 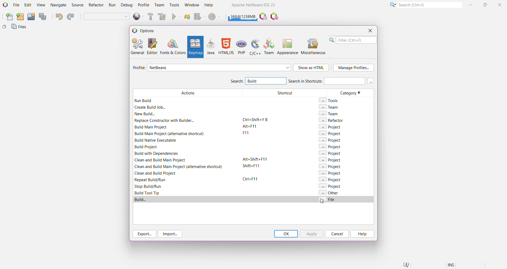 What do you see at coordinates (263, 17) in the screenshot?
I see `Pause IDE profiling and take a Snapshot` at bounding box center [263, 17].